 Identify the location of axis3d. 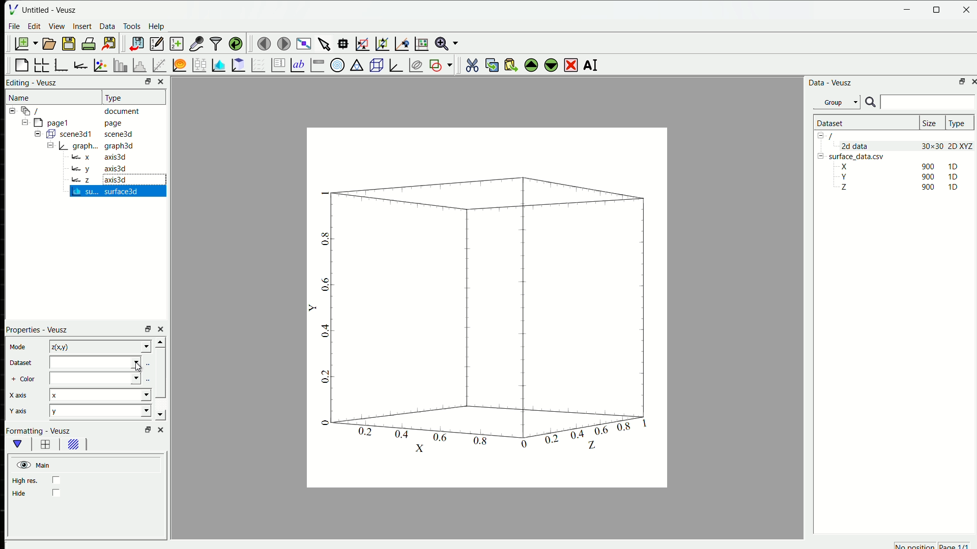
(115, 180).